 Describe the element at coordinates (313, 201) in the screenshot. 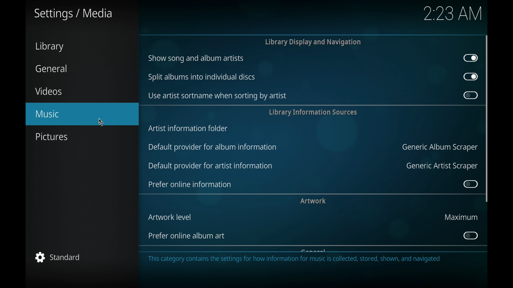

I see `artwork` at that location.